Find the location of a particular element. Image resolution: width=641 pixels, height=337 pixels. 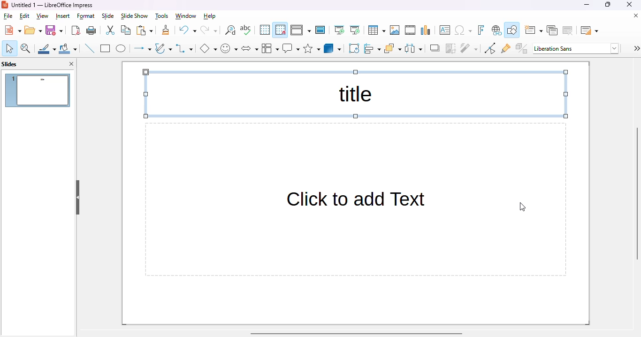

logo is located at coordinates (5, 5).